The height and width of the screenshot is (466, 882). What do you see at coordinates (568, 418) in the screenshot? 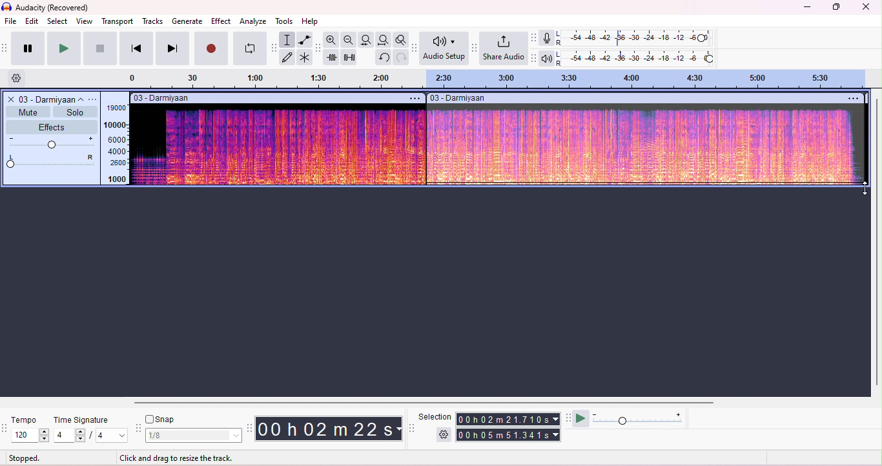
I see `play at speed tool bar` at bounding box center [568, 418].